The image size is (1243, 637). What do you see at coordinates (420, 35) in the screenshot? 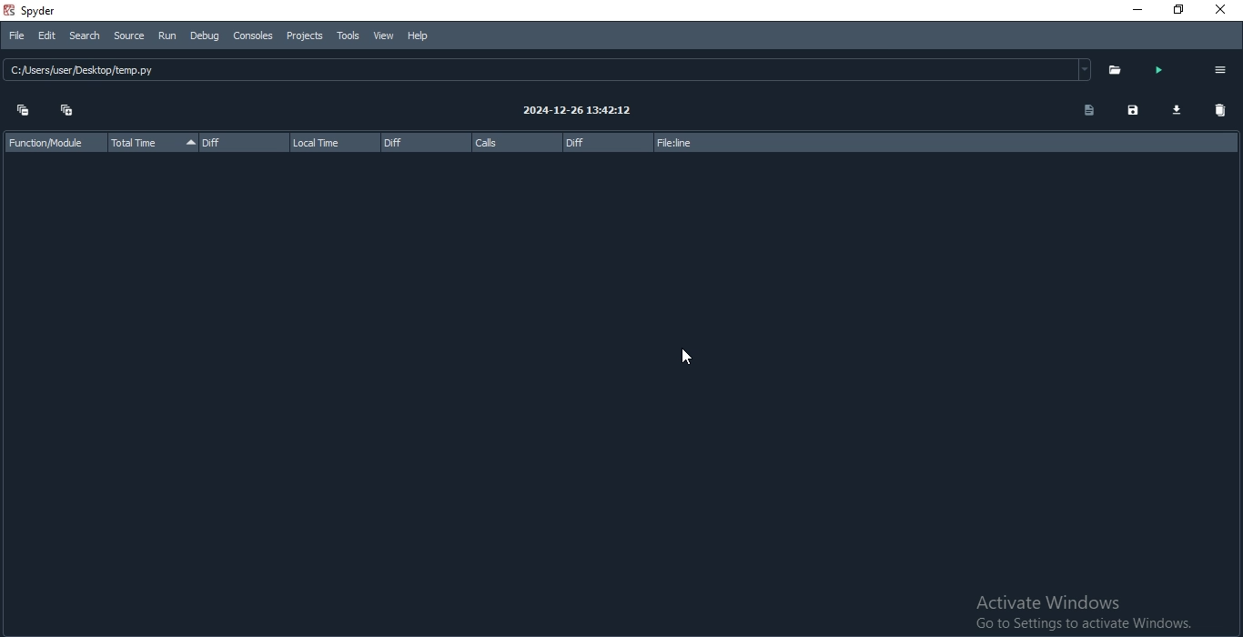
I see `Help` at bounding box center [420, 35].